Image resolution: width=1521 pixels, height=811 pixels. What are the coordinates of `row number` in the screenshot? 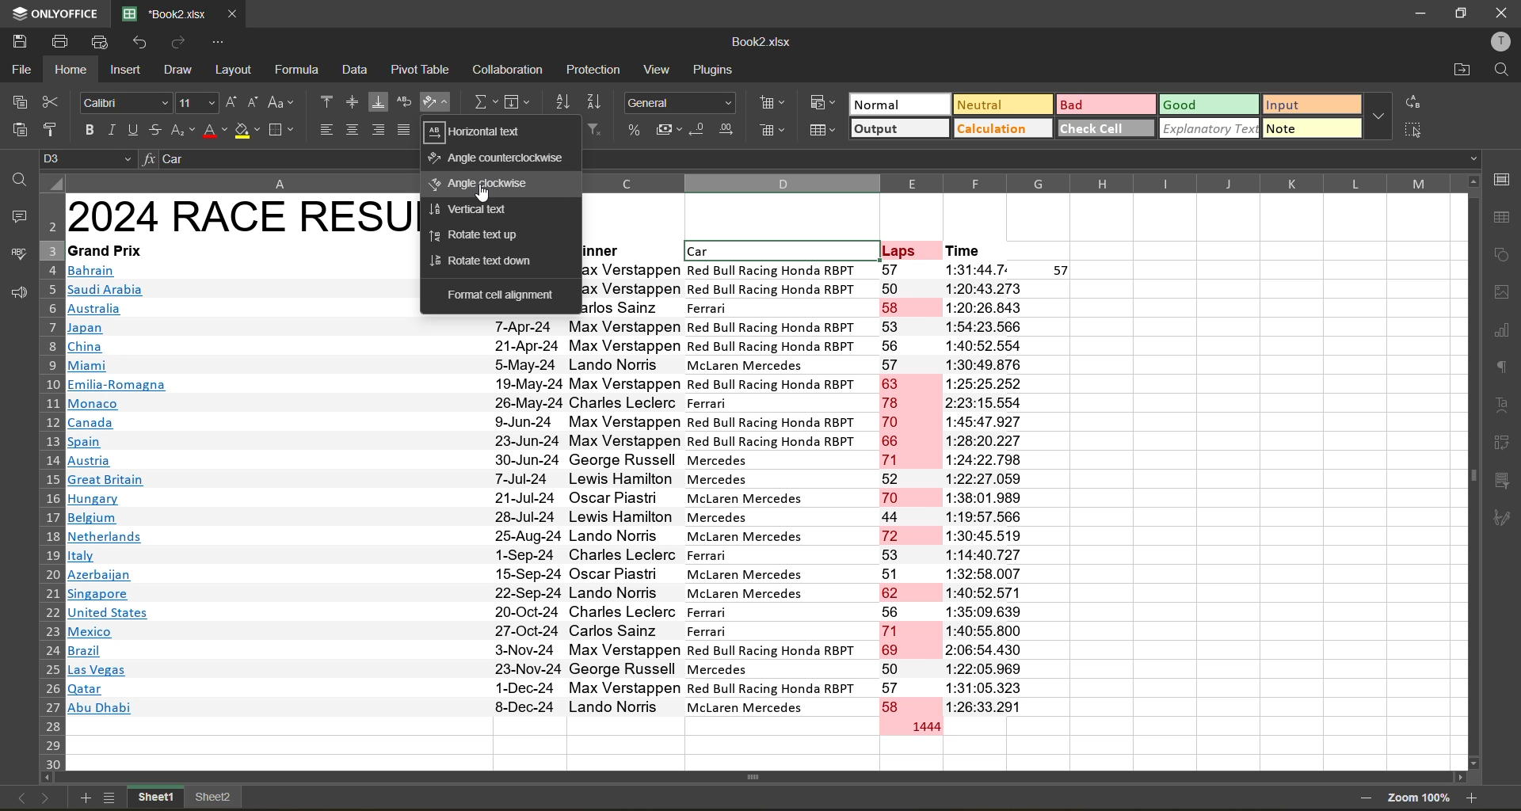 It's located at (48, 482).